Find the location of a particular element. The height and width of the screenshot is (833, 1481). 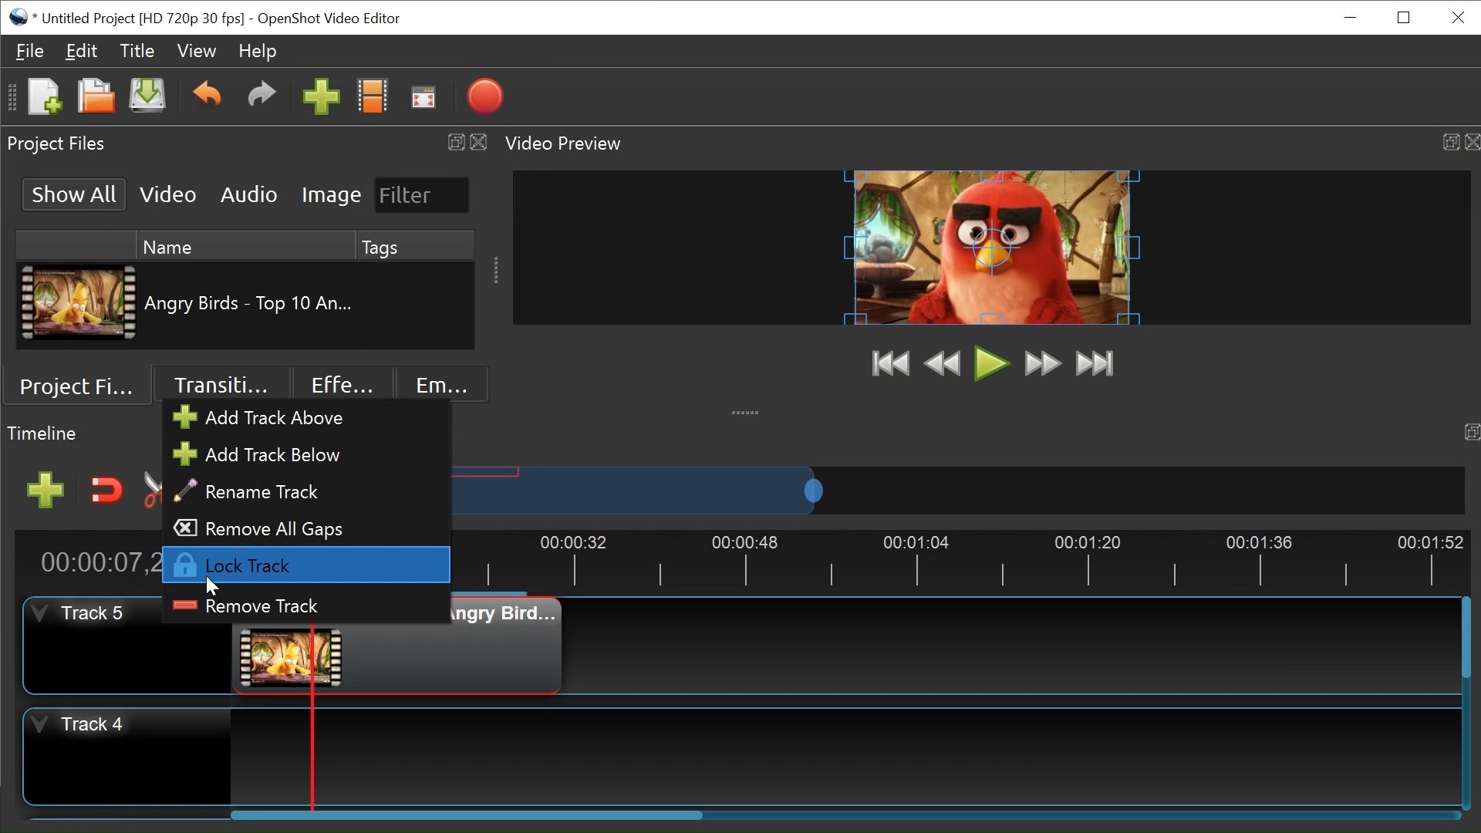

Video is located at coordinates (169, 194).